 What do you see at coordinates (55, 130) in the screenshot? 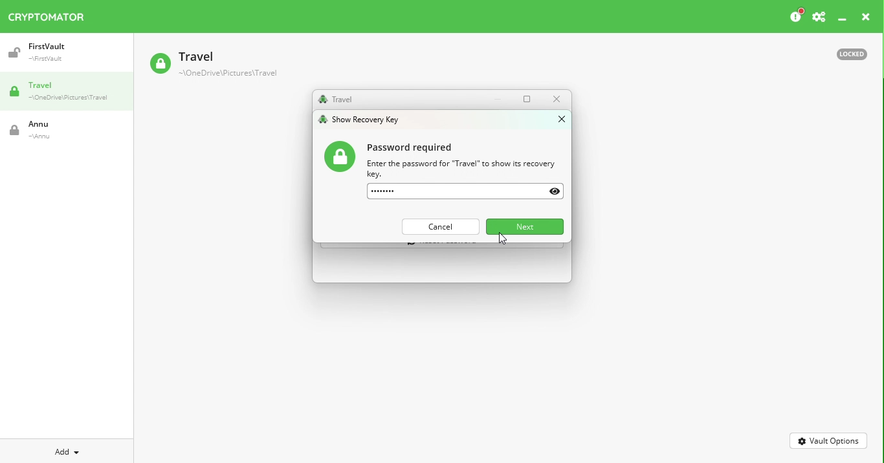
I see `Vault` at bounding box center [55, 130].